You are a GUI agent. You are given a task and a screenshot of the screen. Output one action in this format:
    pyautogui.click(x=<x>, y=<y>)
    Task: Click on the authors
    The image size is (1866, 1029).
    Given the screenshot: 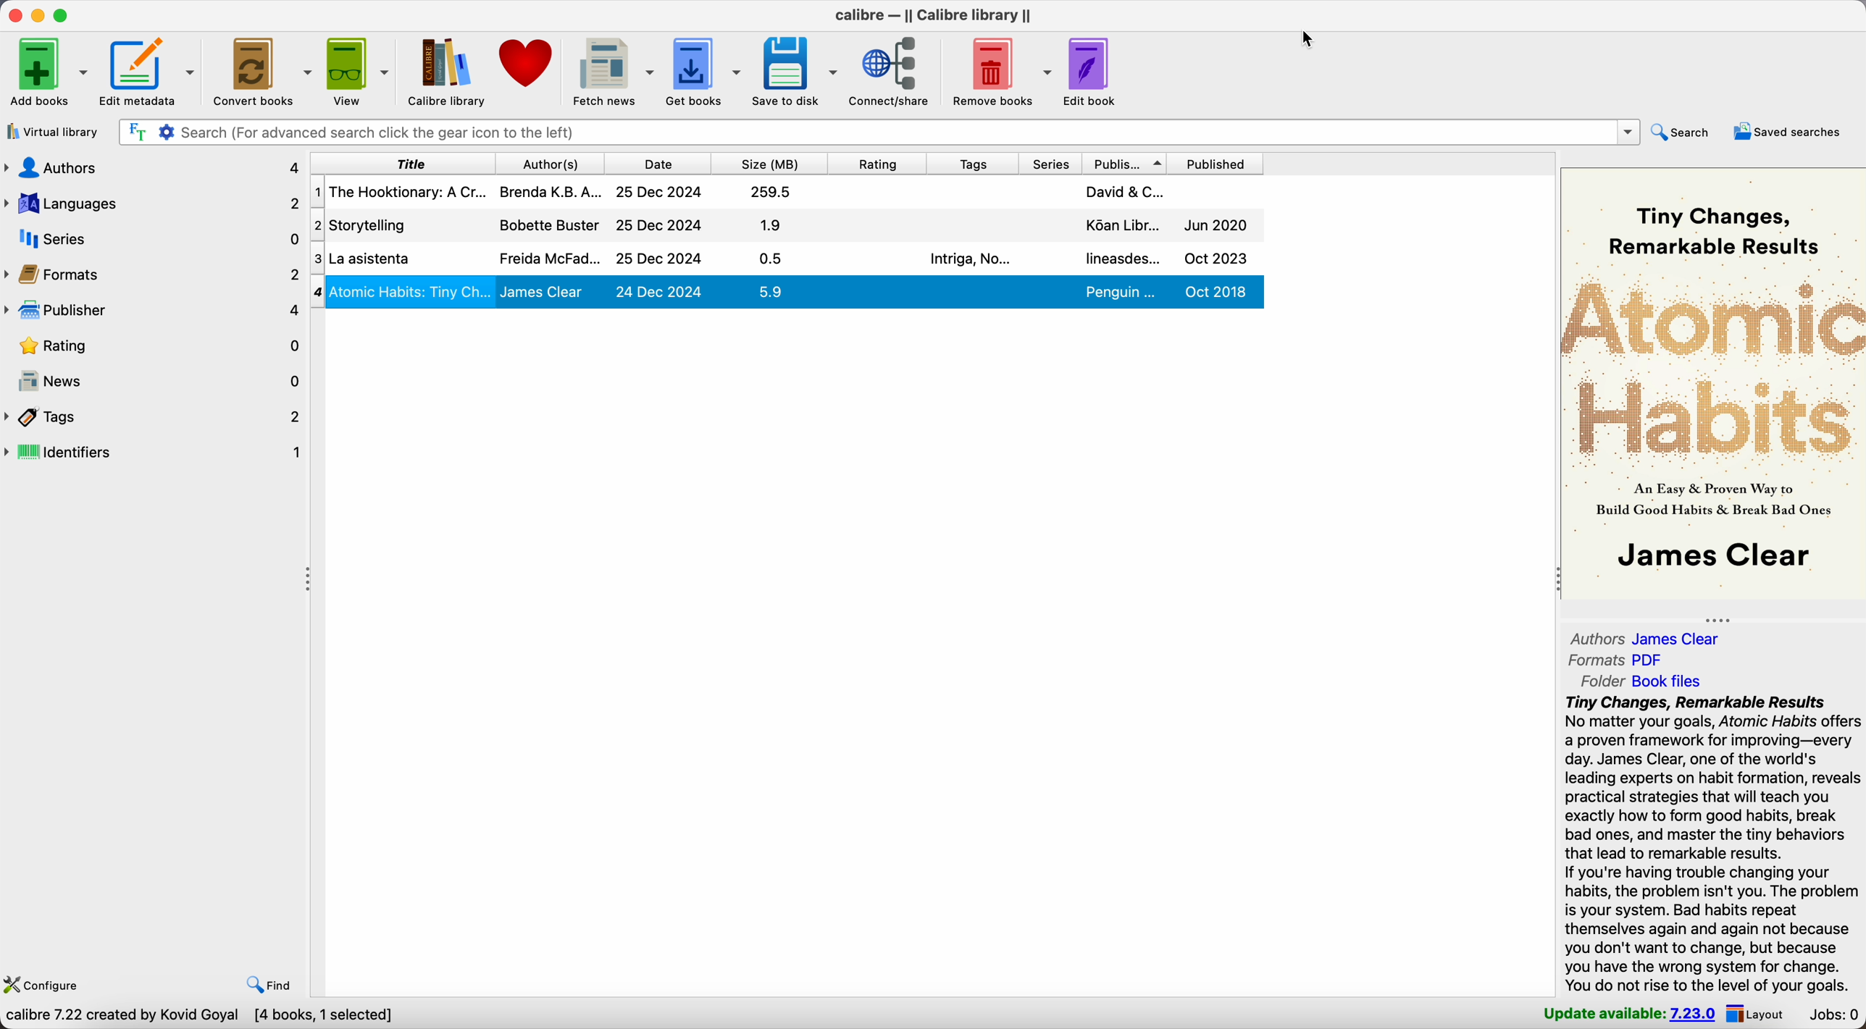 What is the action you would take?
    pyautogui.click(x=154, y=165)
    